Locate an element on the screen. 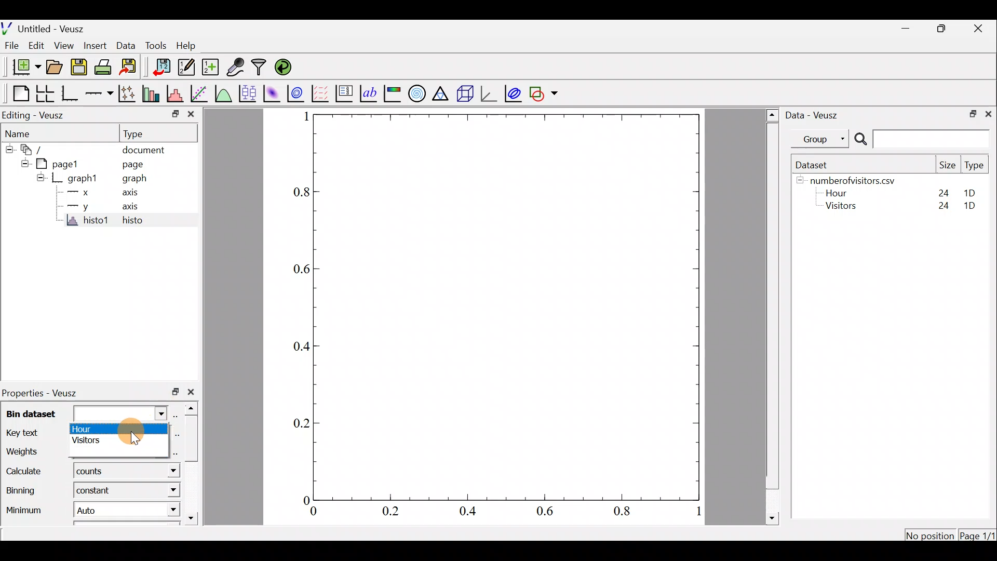 This screenshot has height=561, width=997. 24 is located at coordinates (941, 206).